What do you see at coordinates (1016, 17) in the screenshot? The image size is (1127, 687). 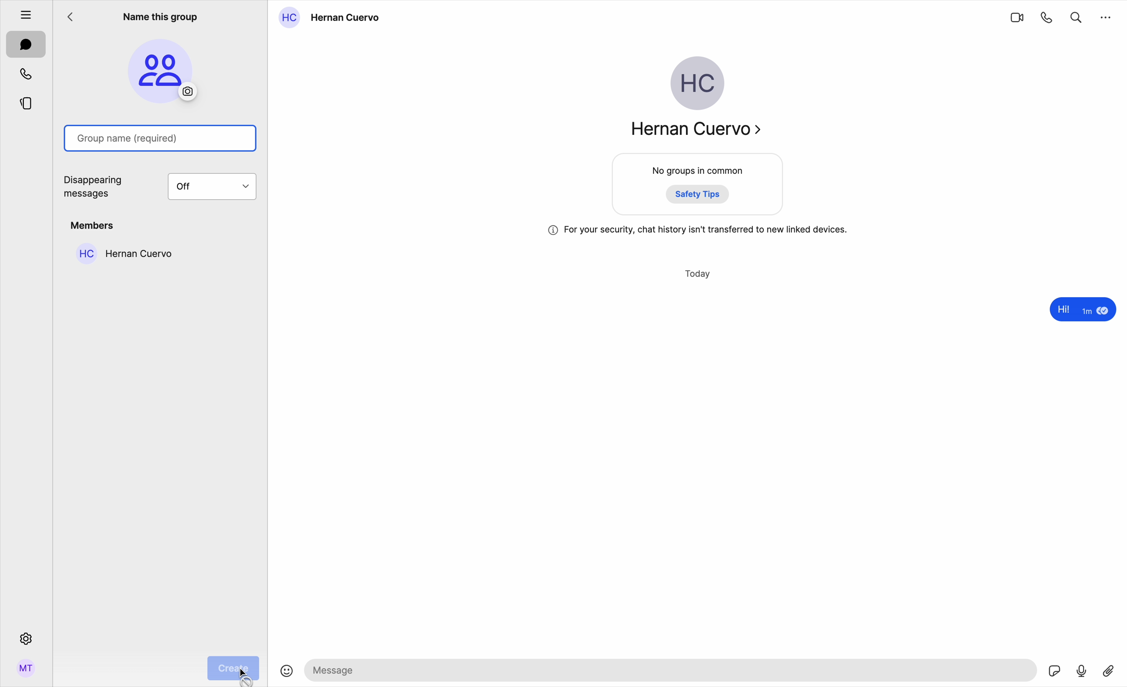 I see `videocall` at bounding box center [1016, 17].